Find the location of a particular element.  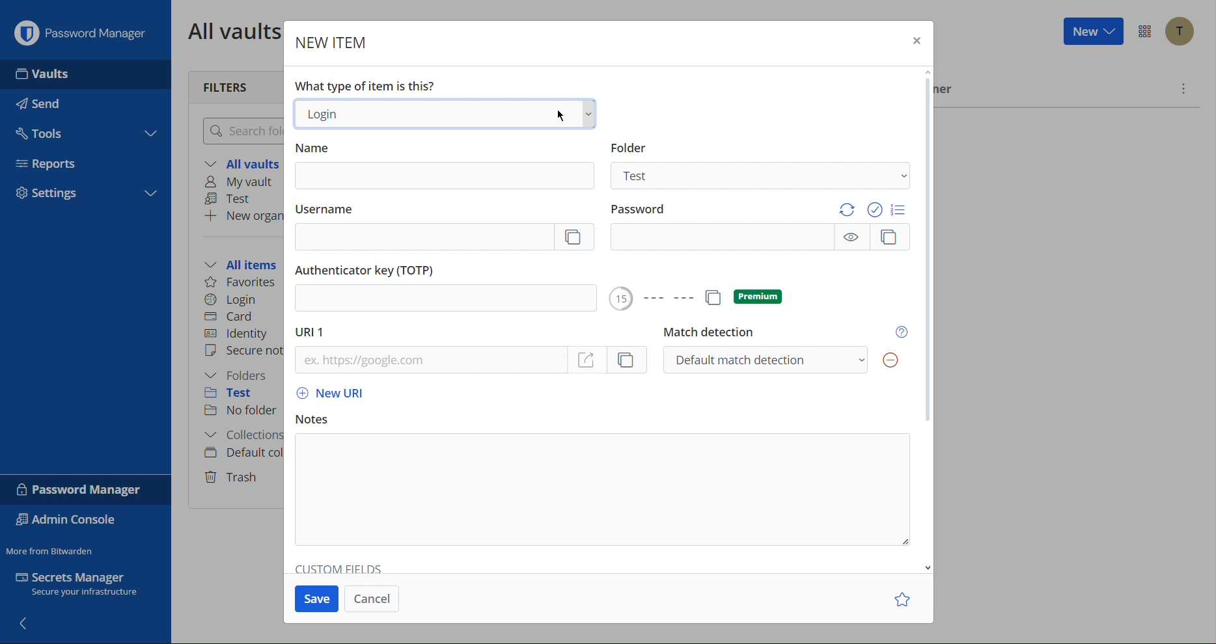

Login is located at coordinates (233, 301).